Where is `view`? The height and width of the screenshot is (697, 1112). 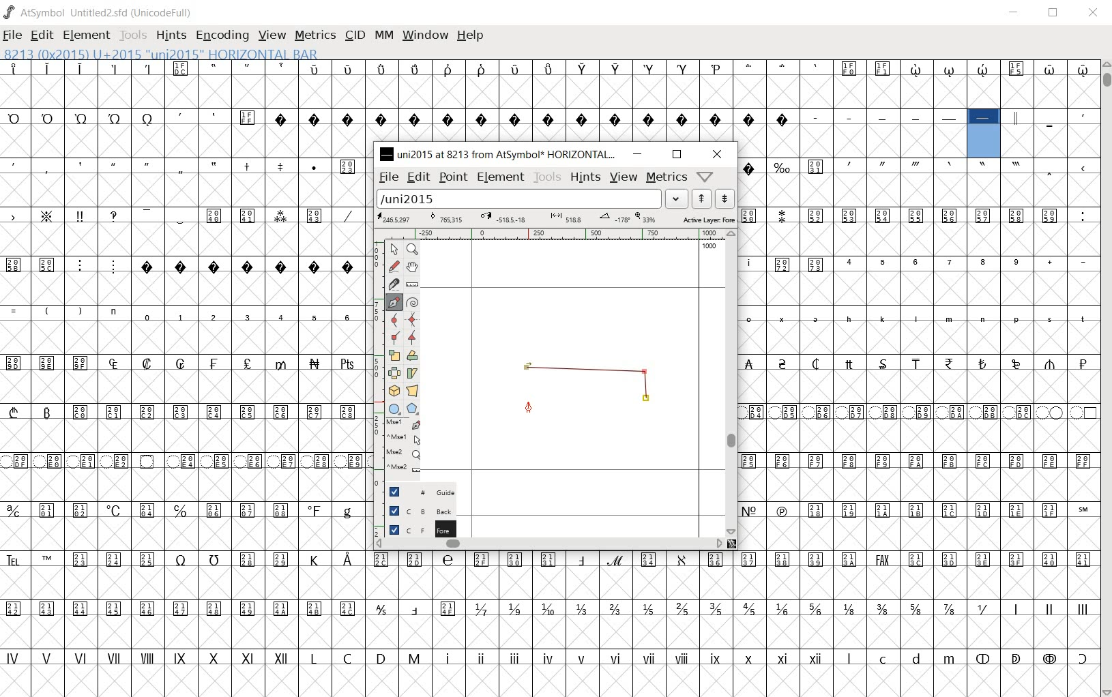
view is located at coordinates (623, 177).